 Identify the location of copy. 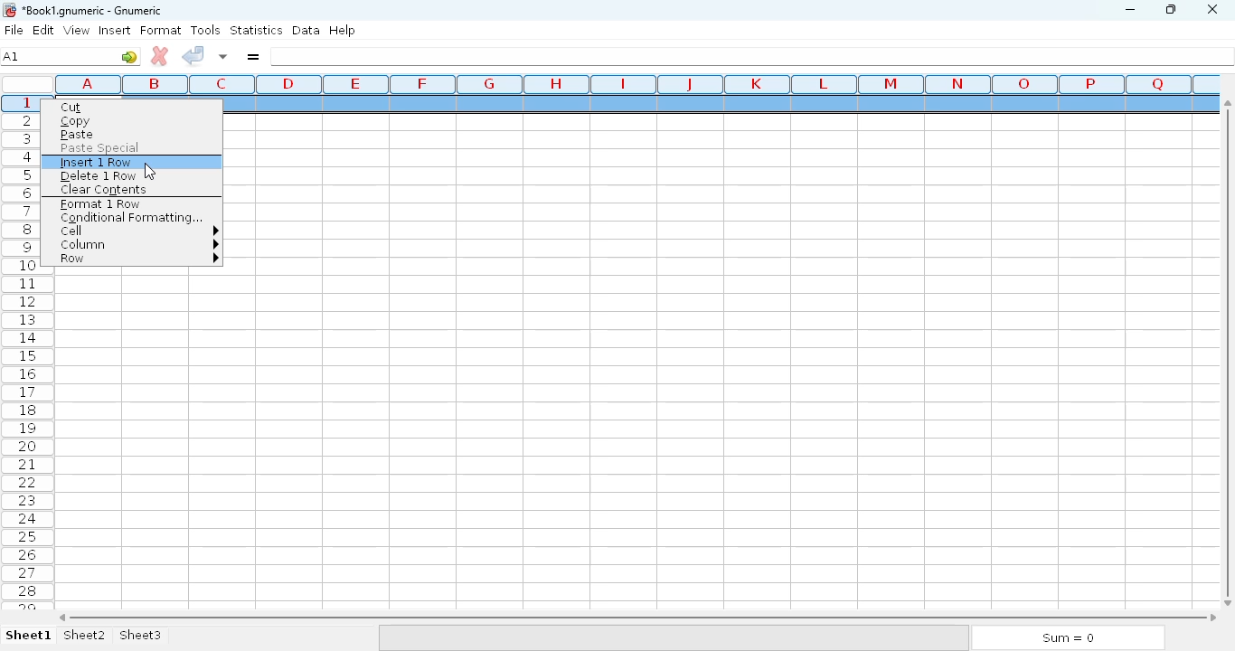
(77, 122).